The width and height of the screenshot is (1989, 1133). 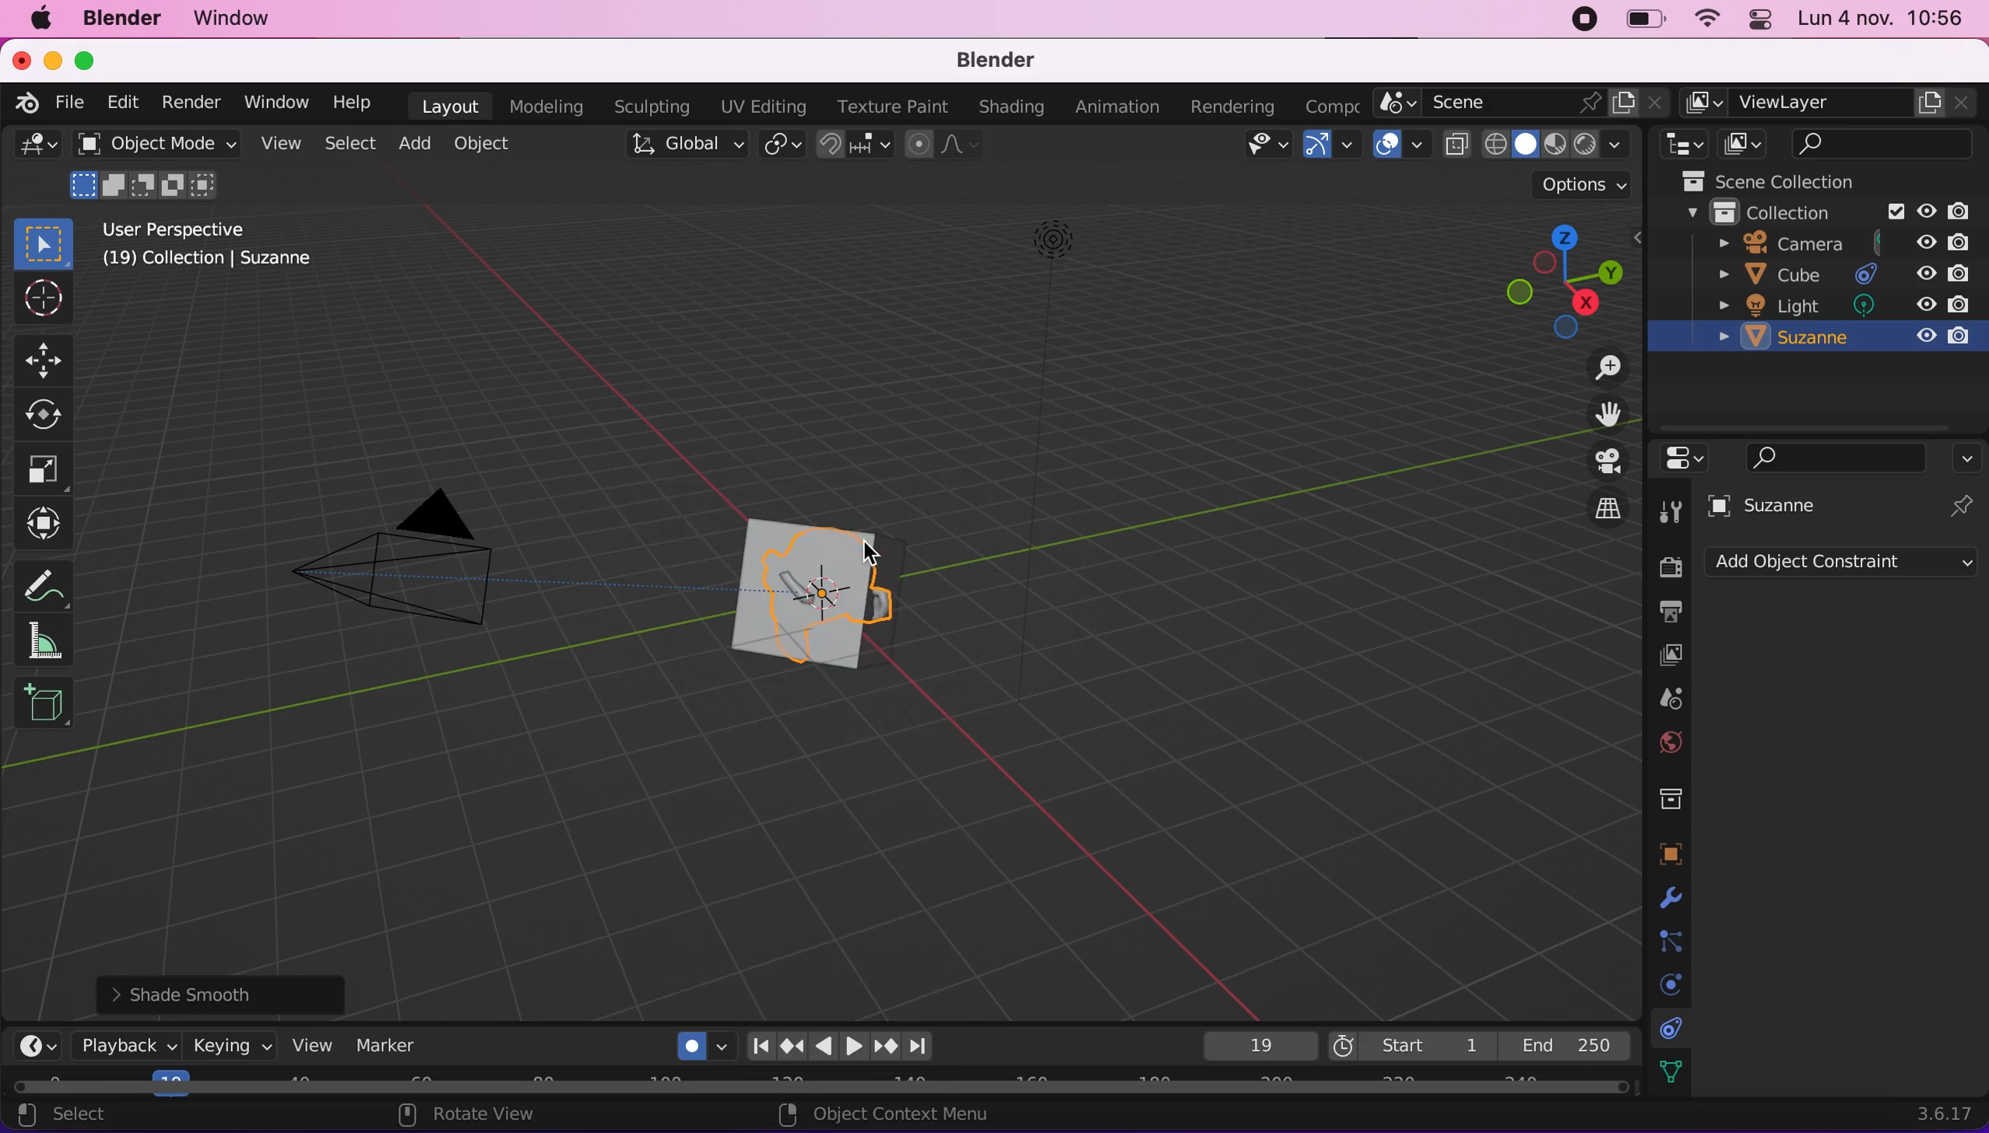 I want to click on Browse scence, so click(x=1394, y=103).